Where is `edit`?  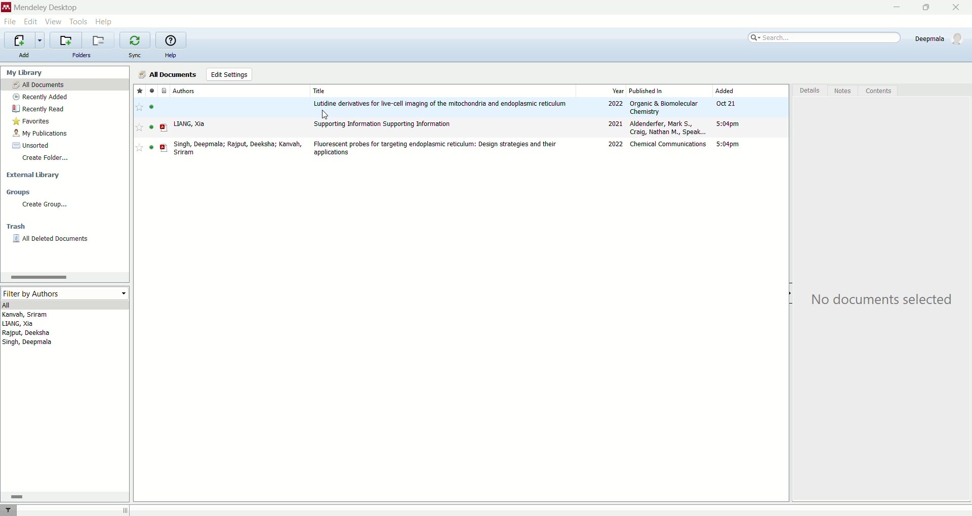 edit is located at coordinates (30, 22).